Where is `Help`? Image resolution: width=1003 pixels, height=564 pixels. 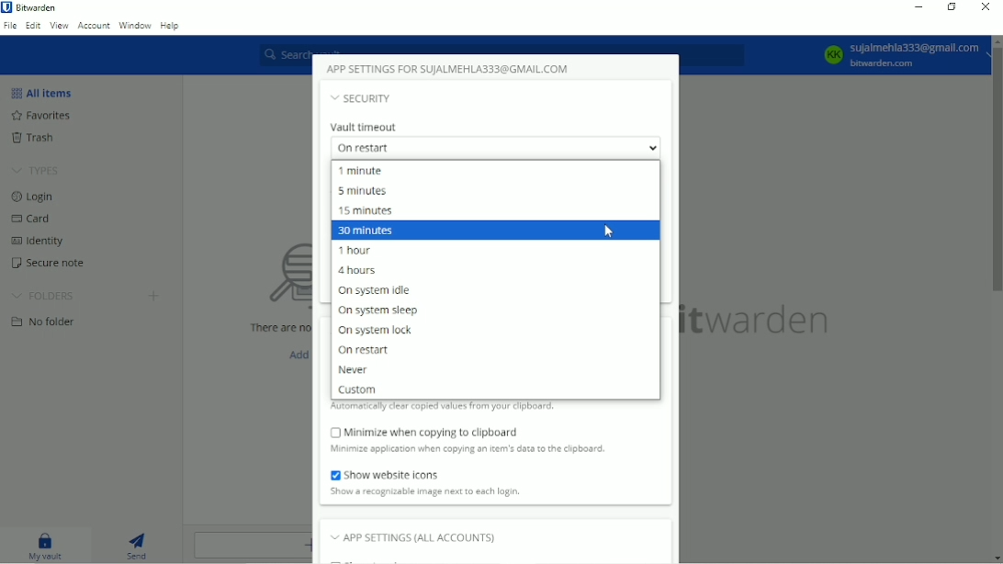
Help is located at coordinates (171, 25).